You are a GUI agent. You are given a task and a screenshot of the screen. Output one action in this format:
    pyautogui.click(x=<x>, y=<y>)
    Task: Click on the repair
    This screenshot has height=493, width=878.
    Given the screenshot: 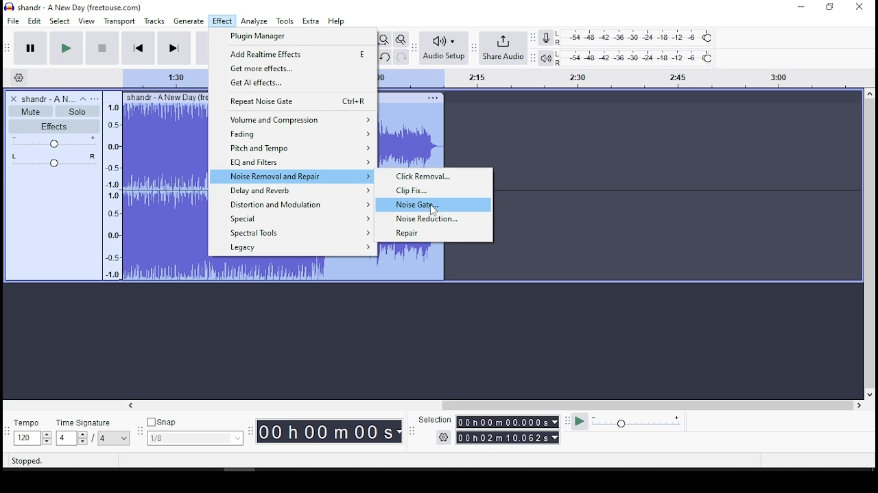 What is the action you would take?
    pyautogui.click(x=437, y=234)
    